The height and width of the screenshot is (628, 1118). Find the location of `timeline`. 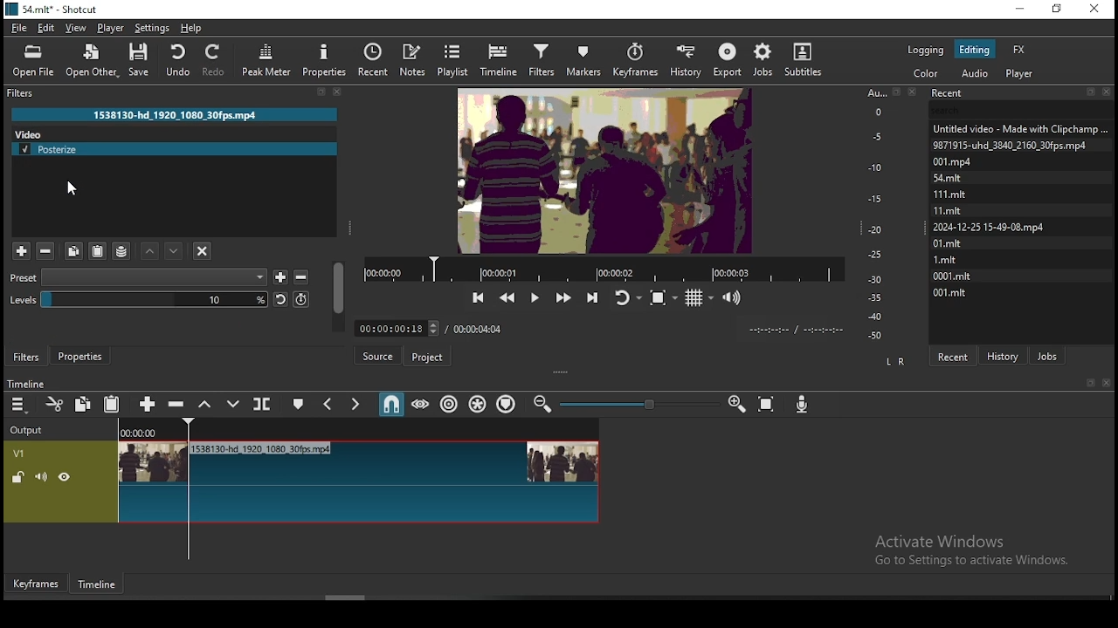

timeline is located at coordinates (100, 586).